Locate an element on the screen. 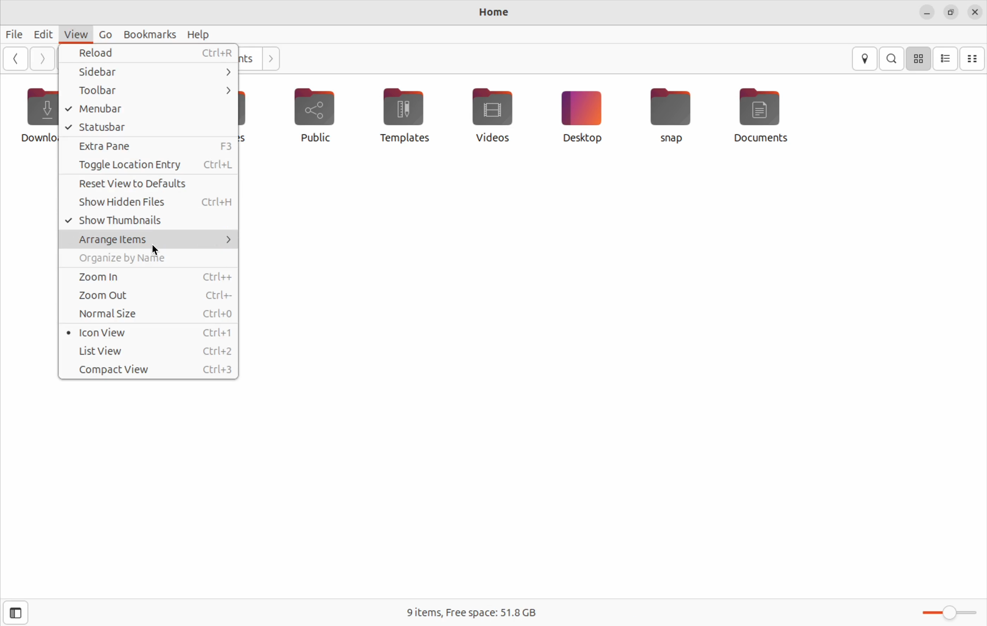  zoom out is located at coordinates (148, 296).